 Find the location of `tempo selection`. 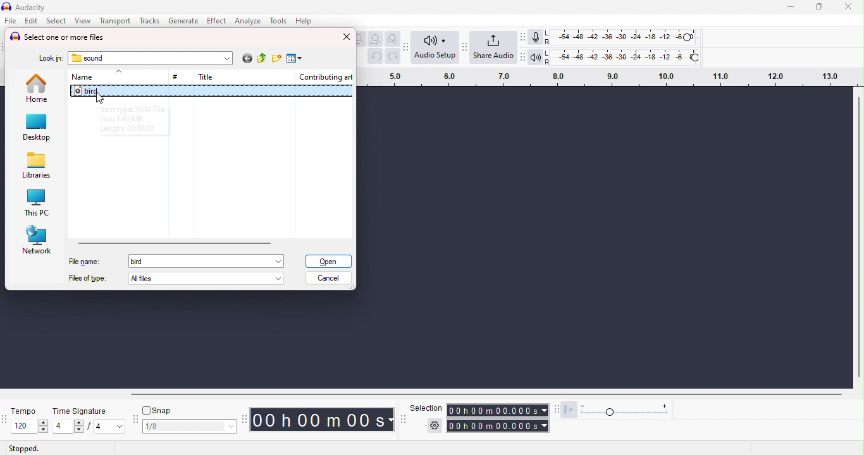

tempo selection is located at coordinates (25, 426).